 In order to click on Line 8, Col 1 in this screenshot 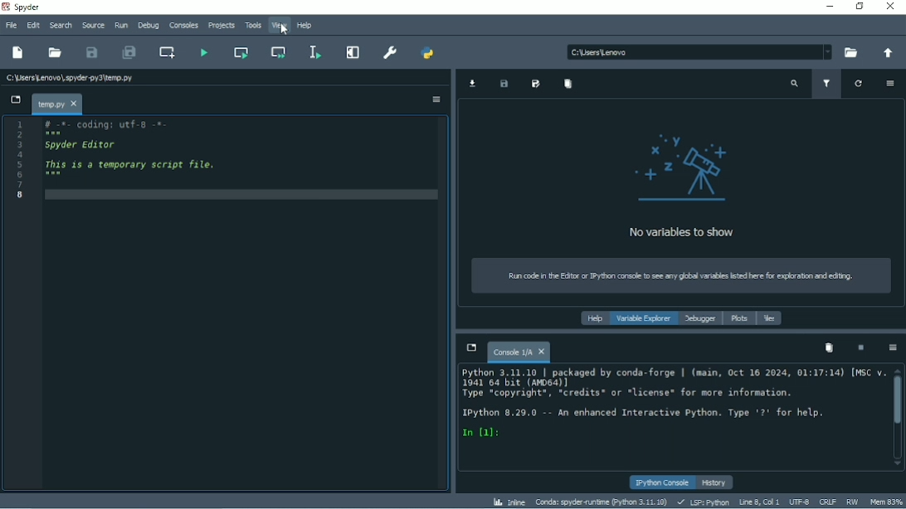, I will do `click(757, 502)`.